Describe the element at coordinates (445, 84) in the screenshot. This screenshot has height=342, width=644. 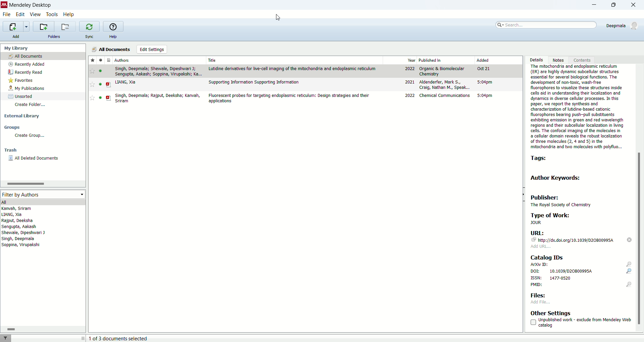
I see `aldenderfer, Mark S., Craig Nathan M., Speak...` at that location.